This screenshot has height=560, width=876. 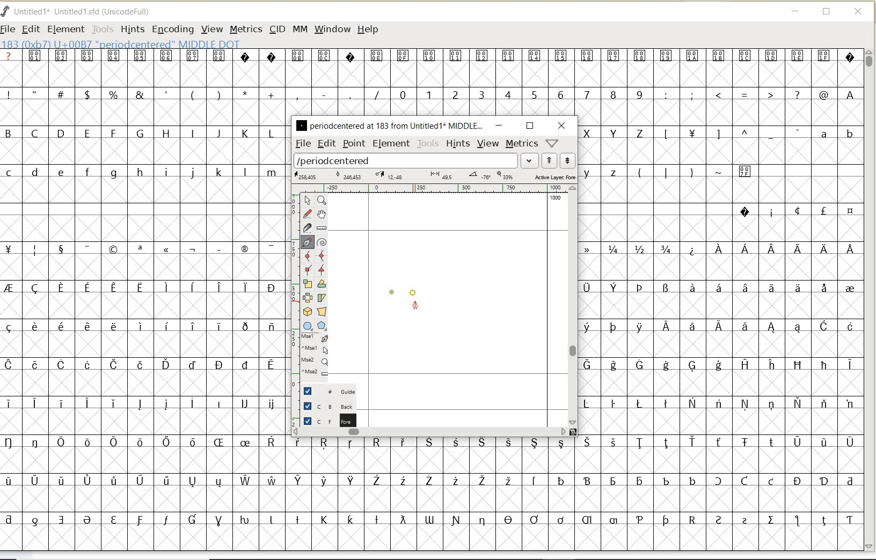 What do you see at coordinates (307, 269) in the screenshot?
I see `Add a corner point` at bounding box center [307, 269].